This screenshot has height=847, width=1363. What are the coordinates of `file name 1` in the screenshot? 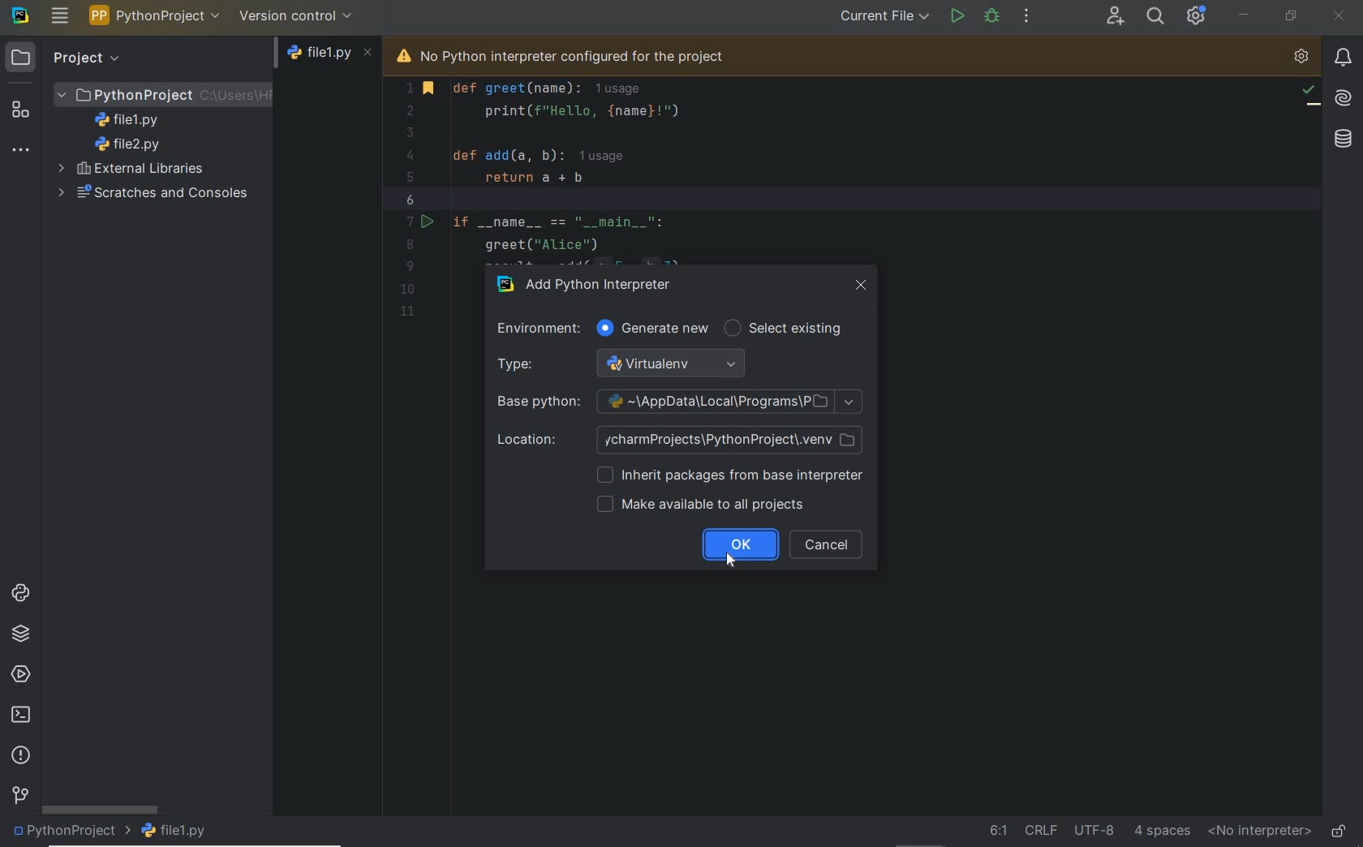 It's located at (131, 120).